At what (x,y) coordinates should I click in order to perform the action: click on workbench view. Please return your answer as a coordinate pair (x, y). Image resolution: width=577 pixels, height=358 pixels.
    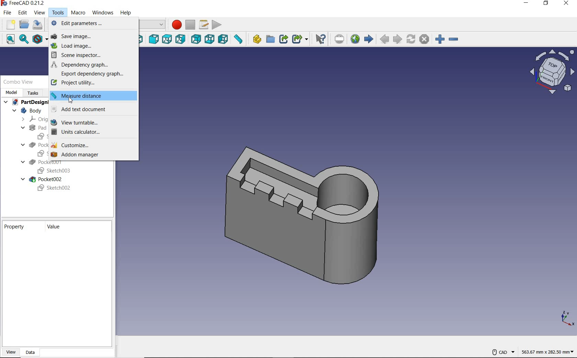
    Looking at the image, I should click on (551, 72).